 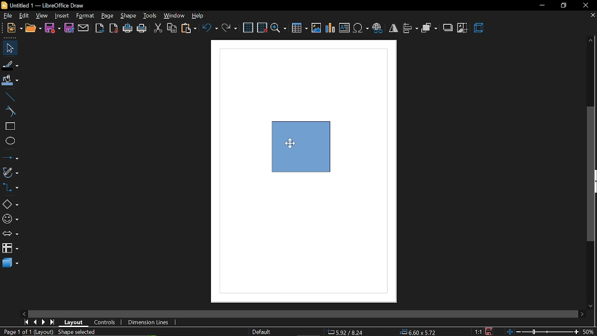 What do you see at coordinates (299, 28) in the screenshot?
I see `Insert table` at bounding box center [299, 28].